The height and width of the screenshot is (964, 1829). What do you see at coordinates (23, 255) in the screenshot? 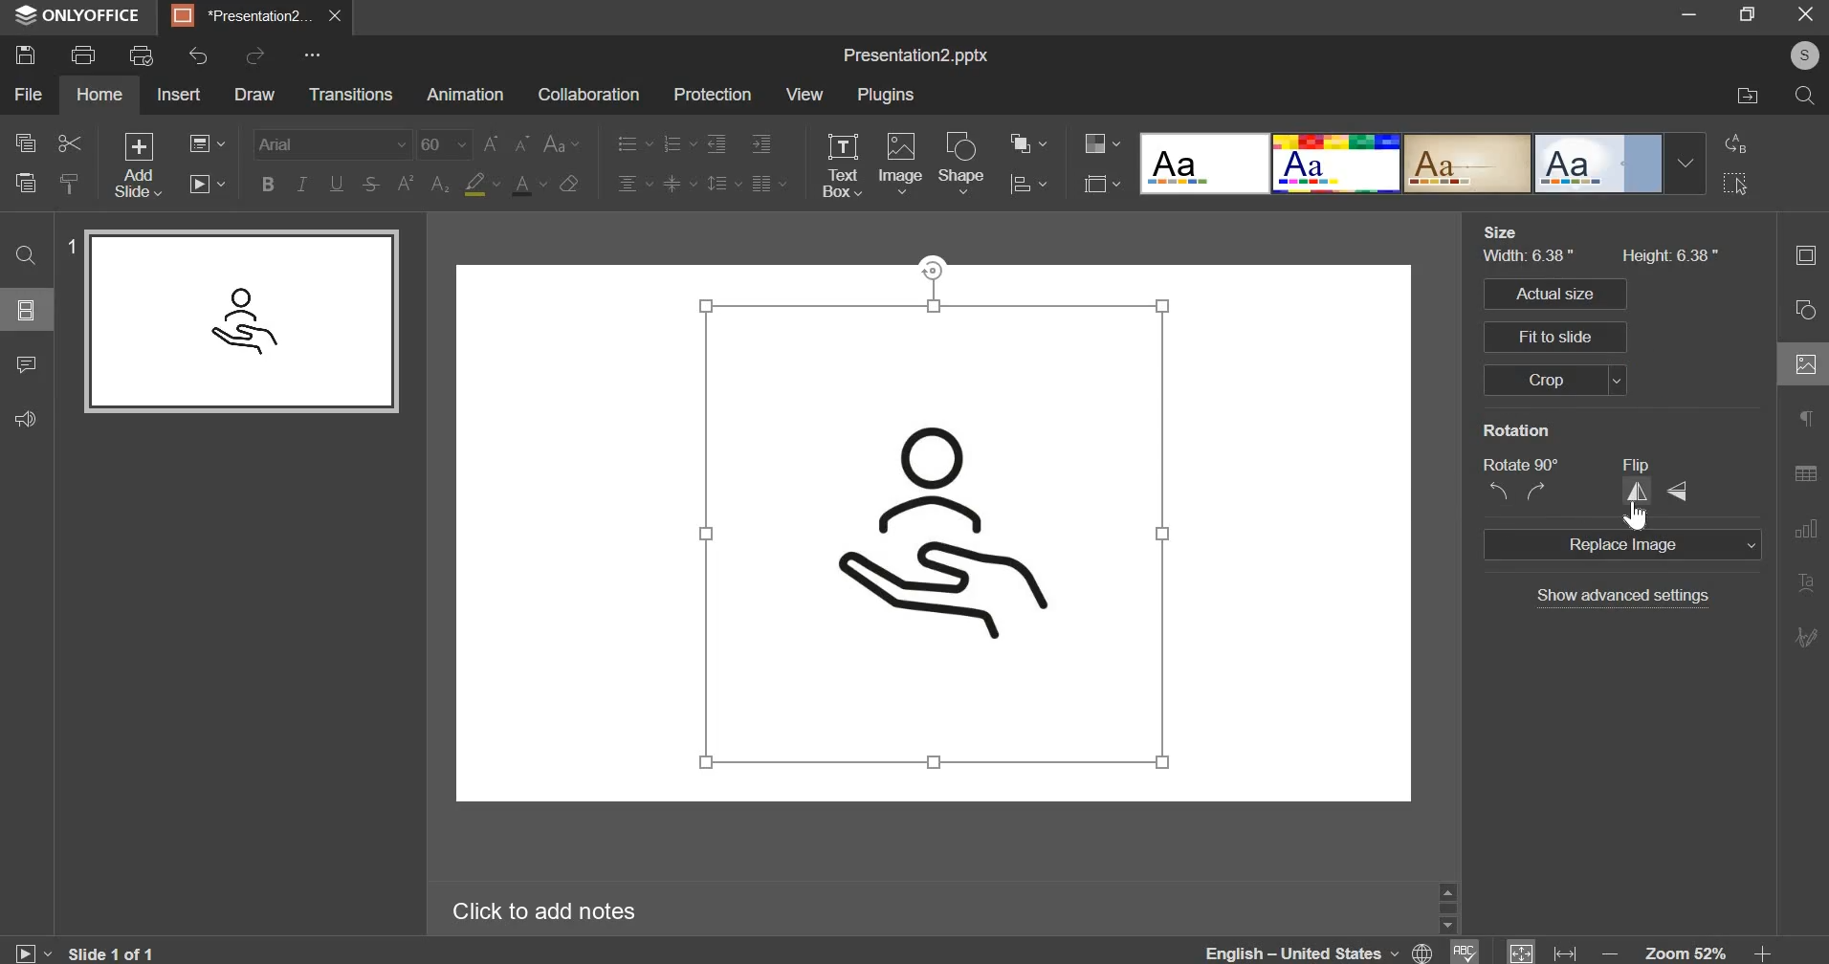
I see `find` at bounding box center [23, 255].